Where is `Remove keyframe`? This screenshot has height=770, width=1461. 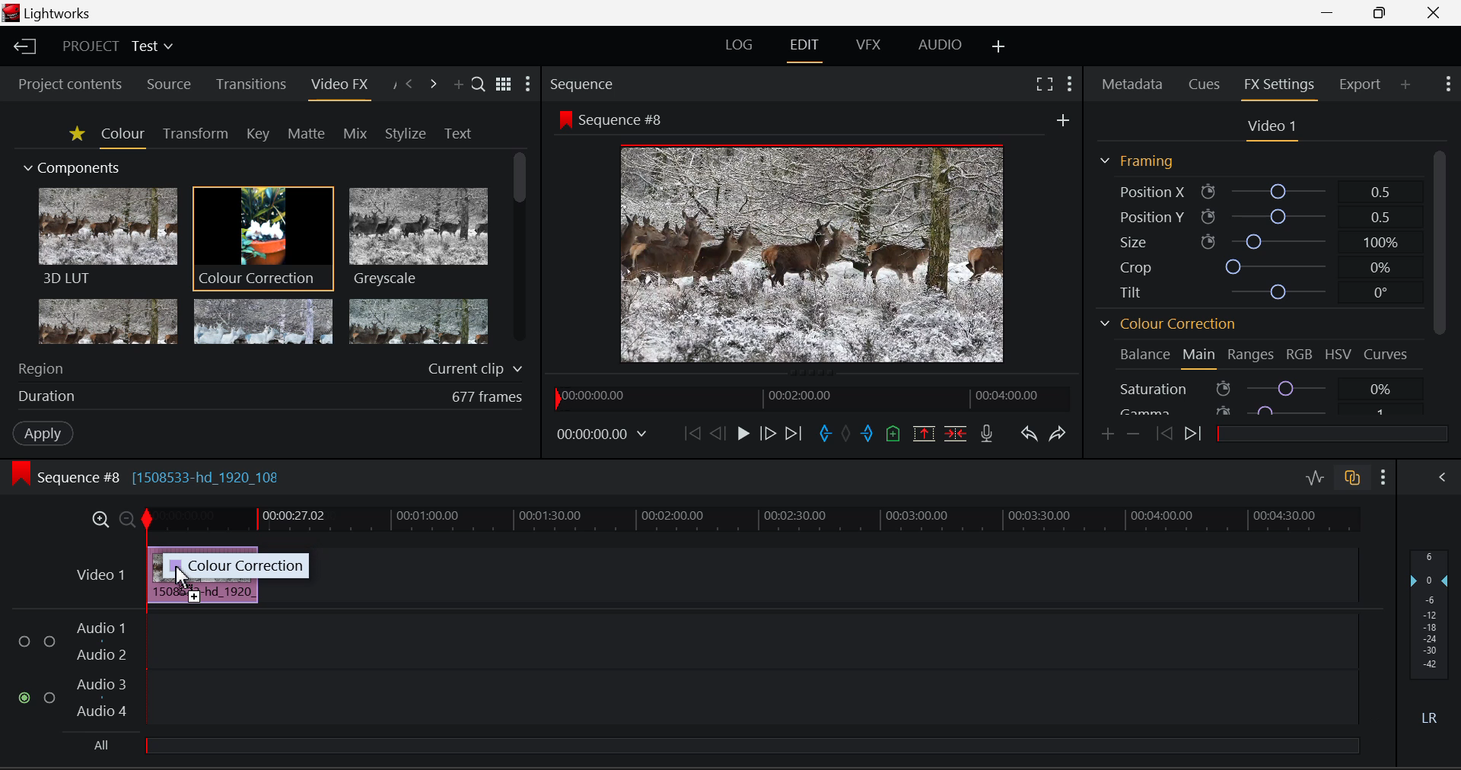 Remove keyframe is located at coordinates (1132, 436).